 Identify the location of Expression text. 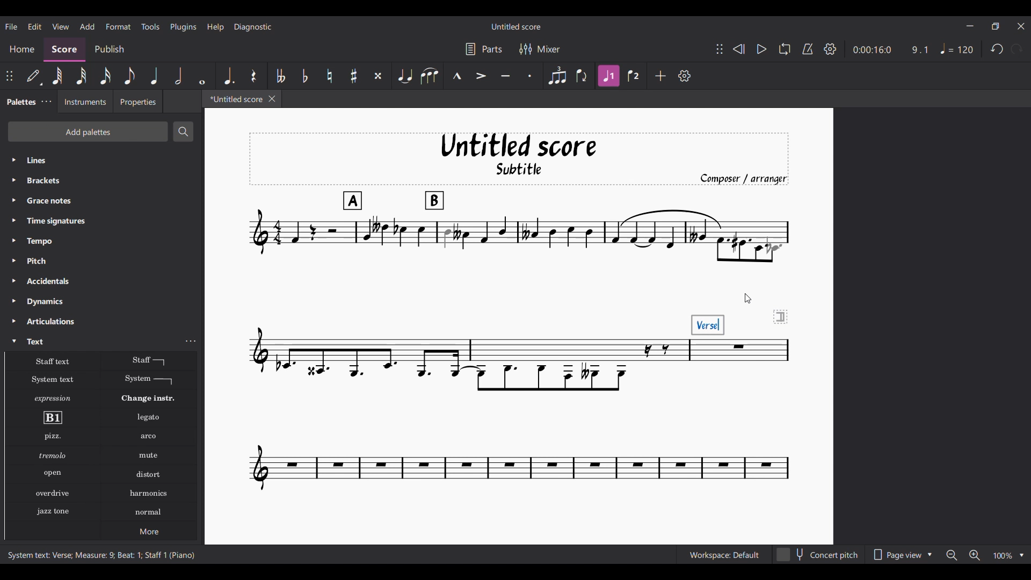
(53, 398).